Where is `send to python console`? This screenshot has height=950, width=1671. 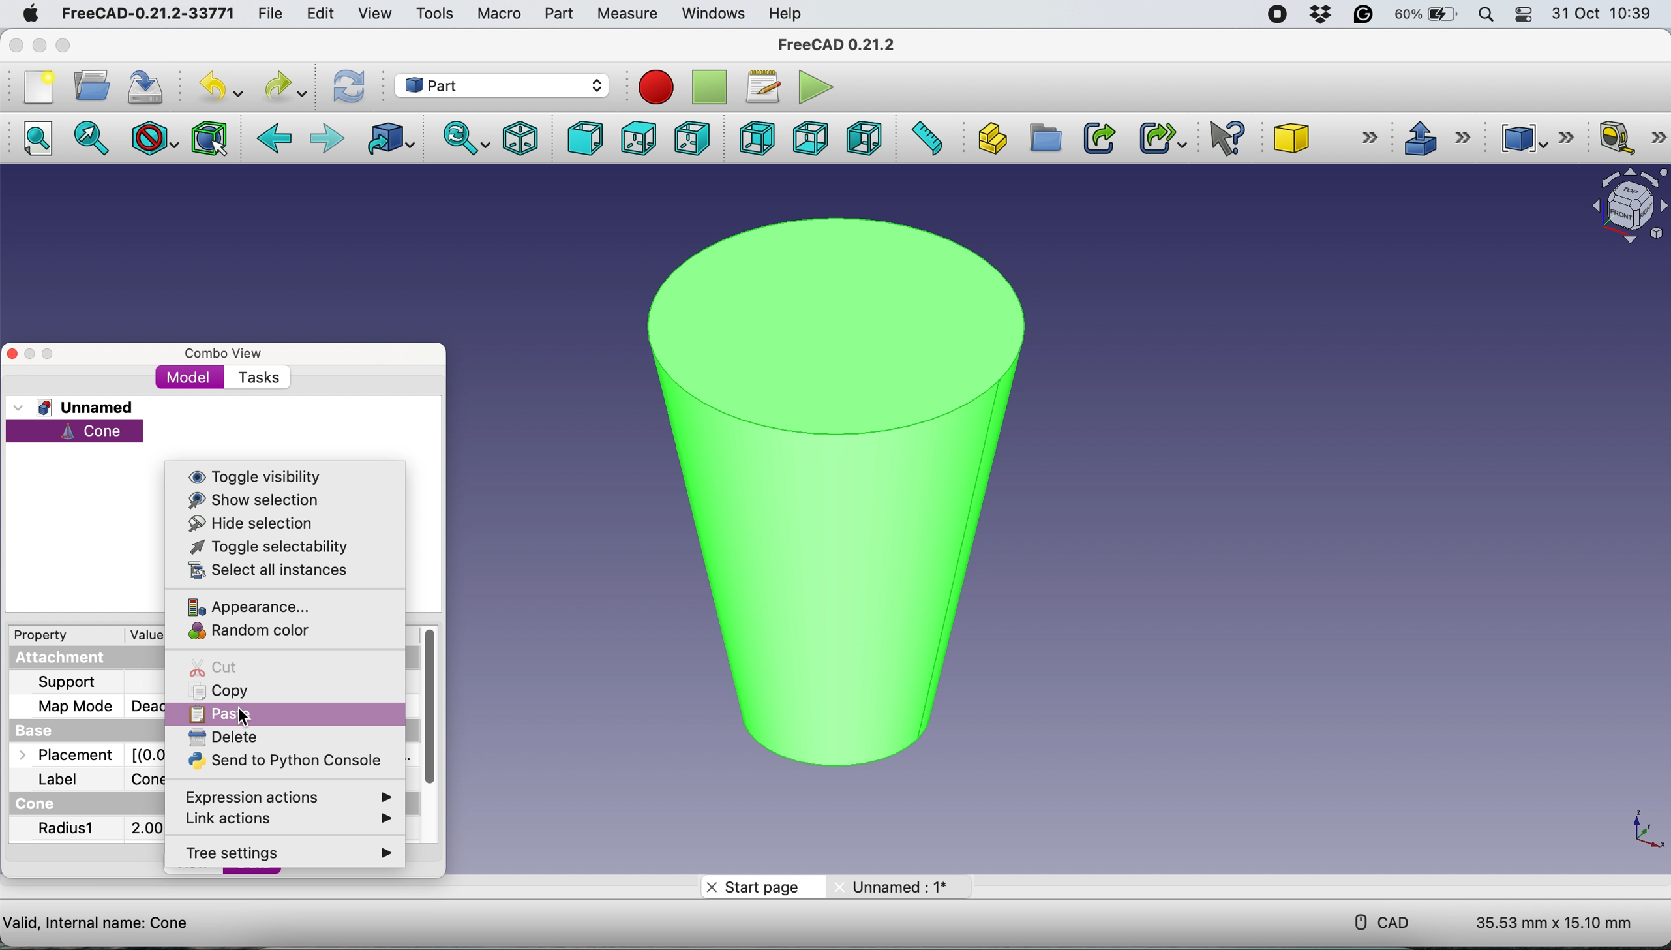
send to python console is located at coordinates (279, 760).